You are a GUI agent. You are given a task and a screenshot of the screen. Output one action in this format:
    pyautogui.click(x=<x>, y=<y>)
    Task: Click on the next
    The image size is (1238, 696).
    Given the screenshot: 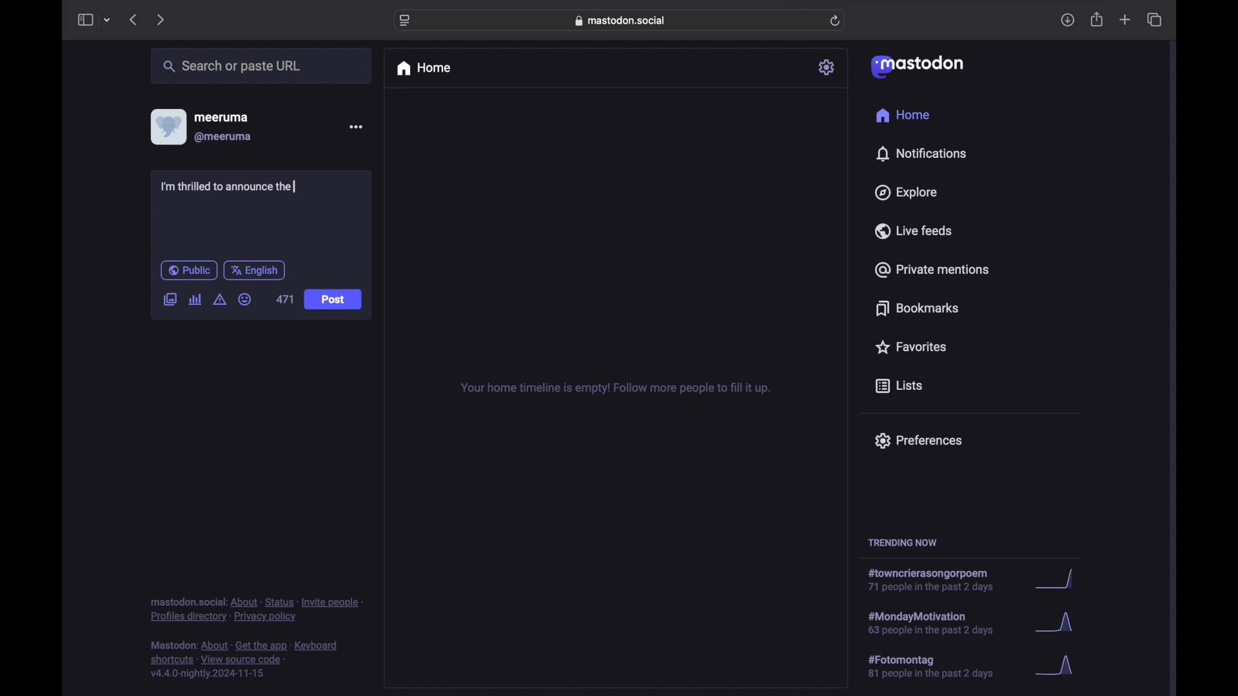 What is the action you would take?
    pyautogui.click(x=160, y=21)
    